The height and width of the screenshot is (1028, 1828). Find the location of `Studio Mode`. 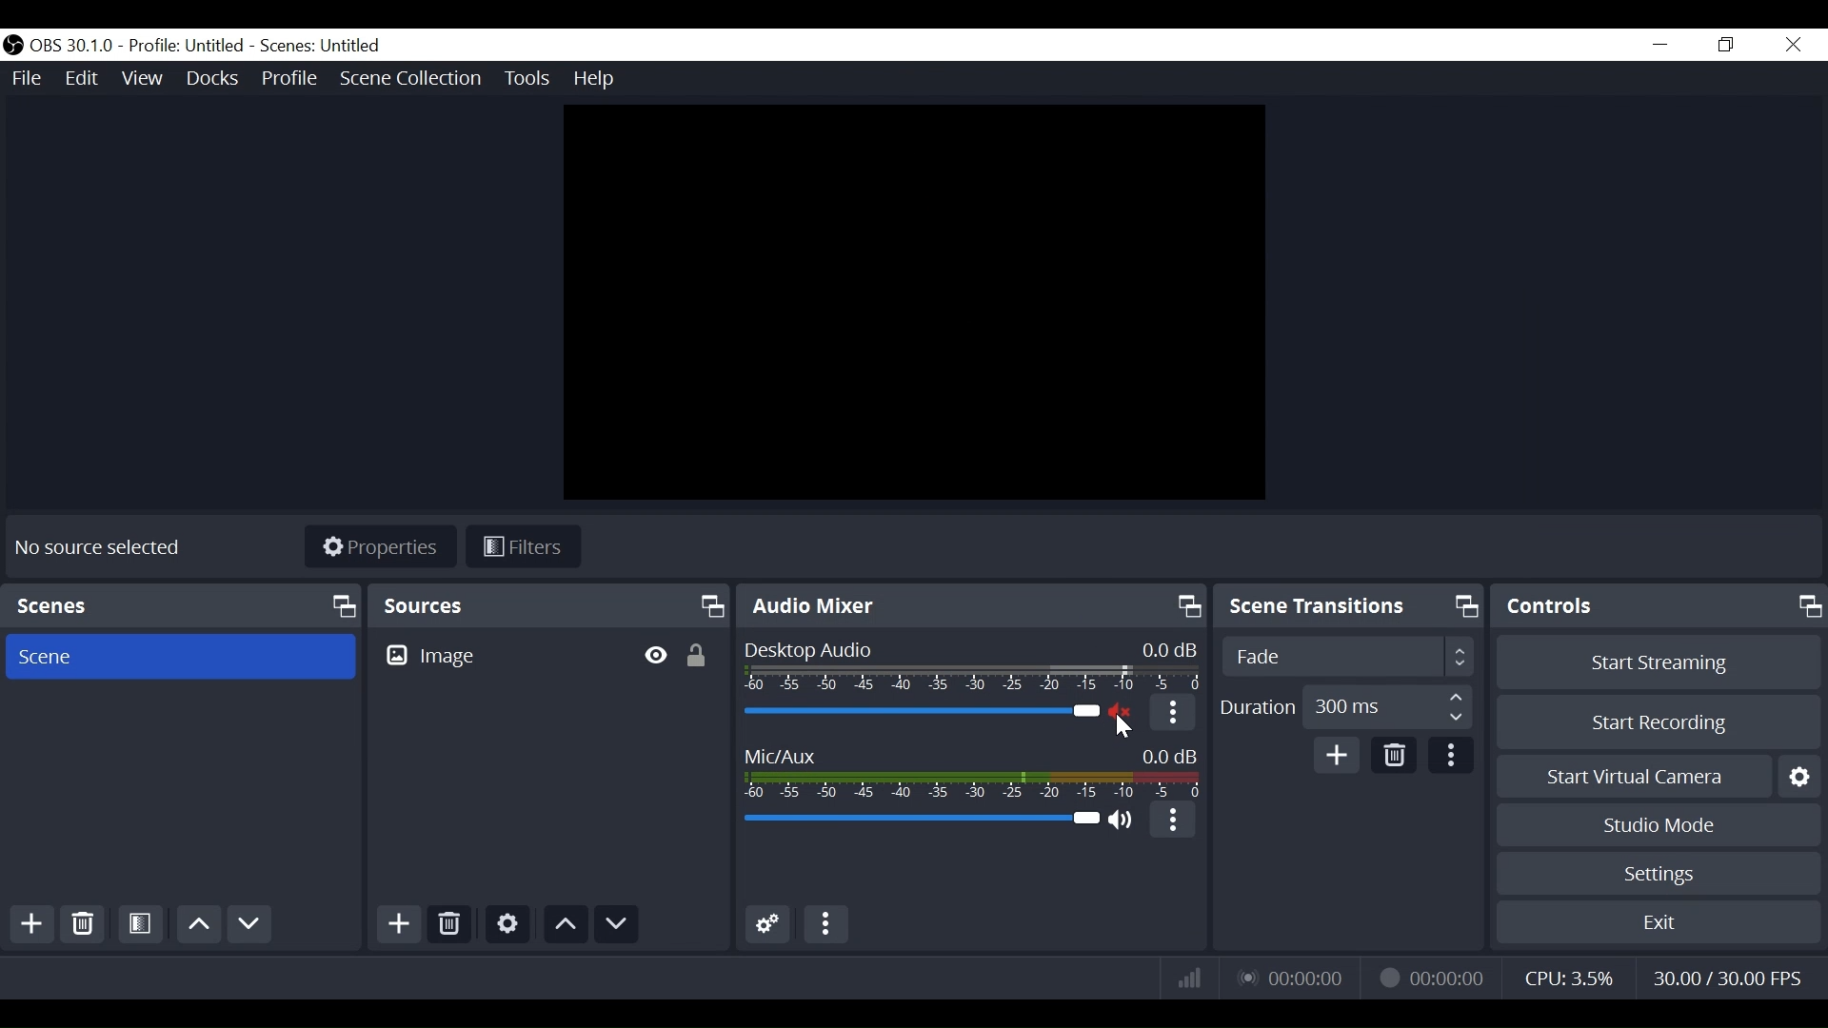

Studio Mode is located at coordinates (1656, 824).